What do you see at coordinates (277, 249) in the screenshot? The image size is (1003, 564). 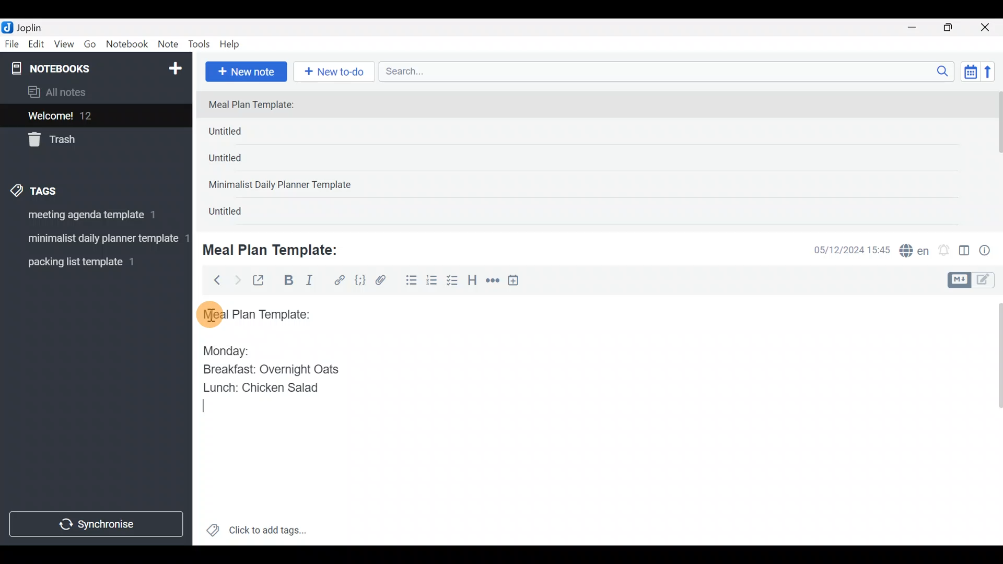 I see `Meal Plan Template:` at bounding box center [277, 249].